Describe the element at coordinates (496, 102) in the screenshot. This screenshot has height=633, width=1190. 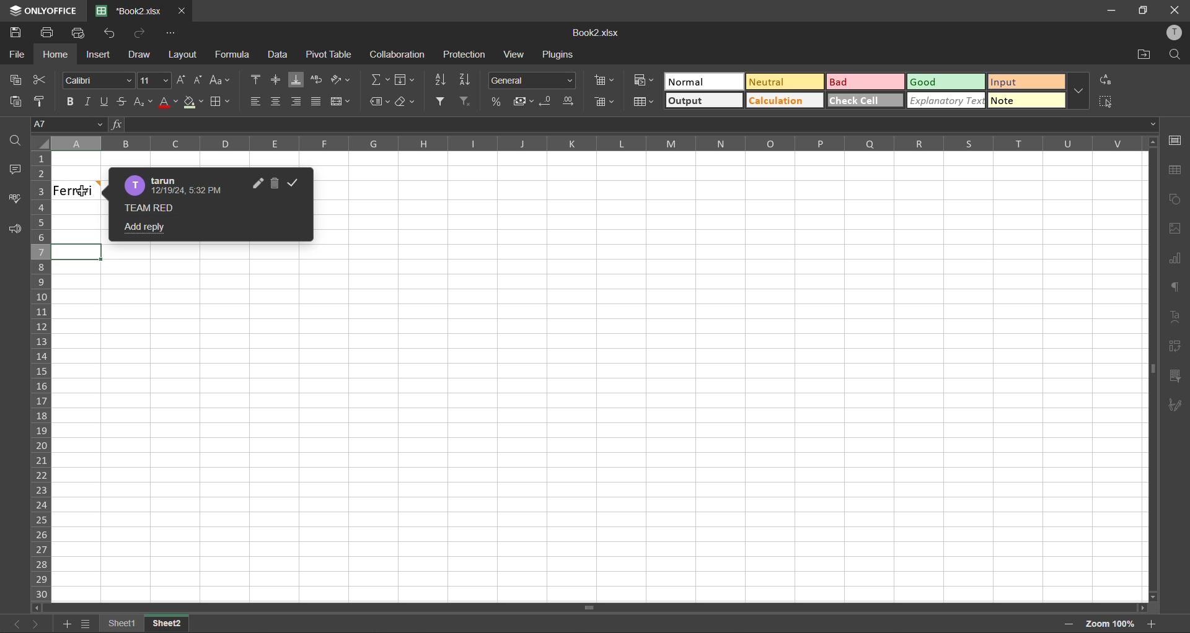
I see `percent` at that location.